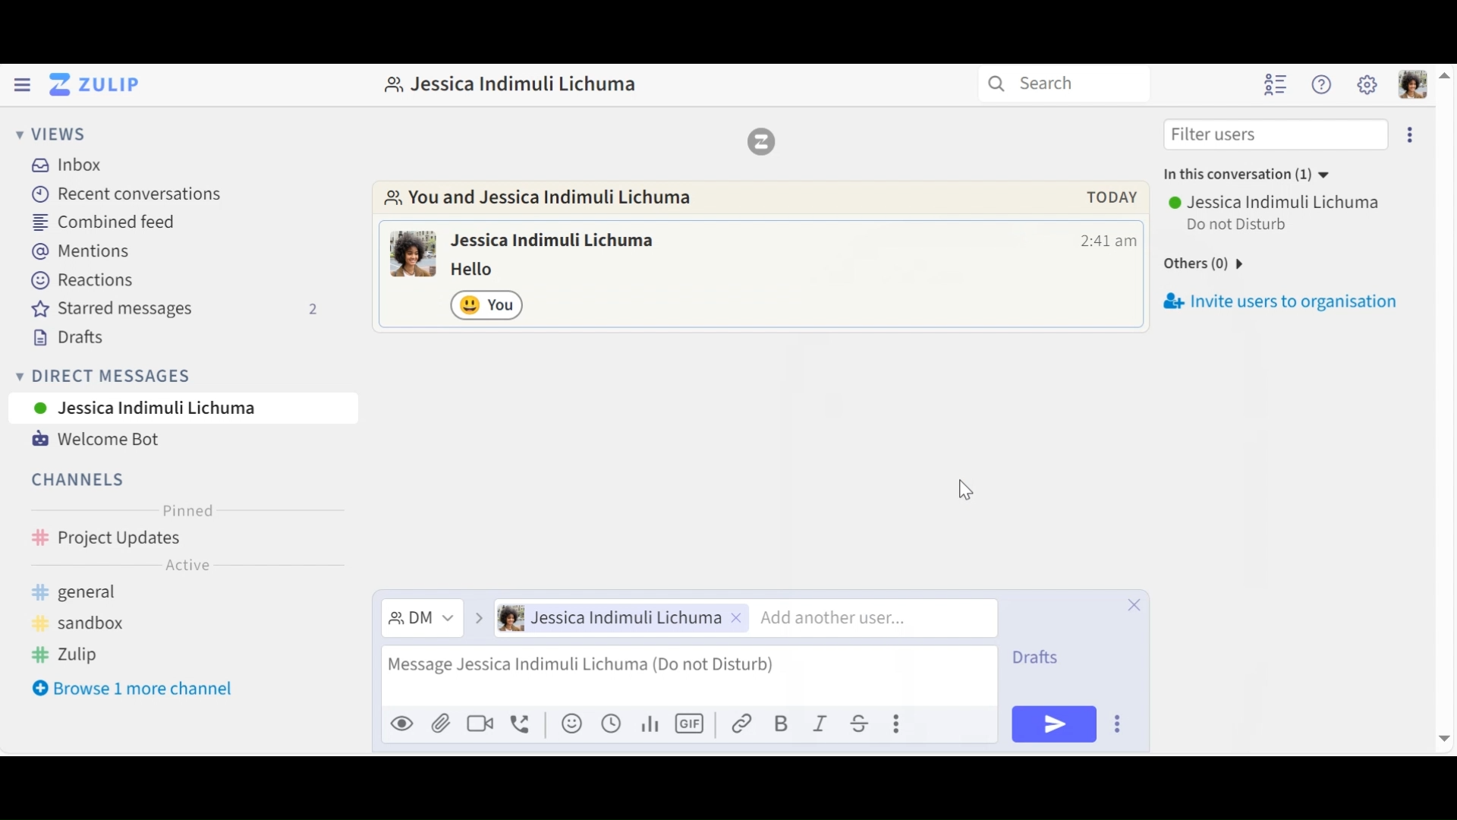 Image resolution: width=1457 pixels, height=820 pixels. I want to click on Preview, so click(403, 726).